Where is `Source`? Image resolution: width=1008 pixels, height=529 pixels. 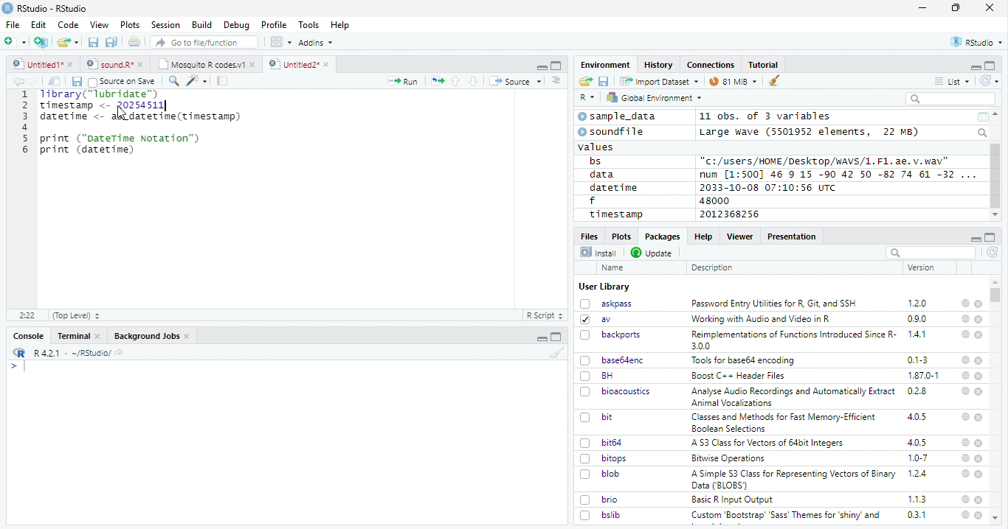 Source is located at coordinates (515, 83).